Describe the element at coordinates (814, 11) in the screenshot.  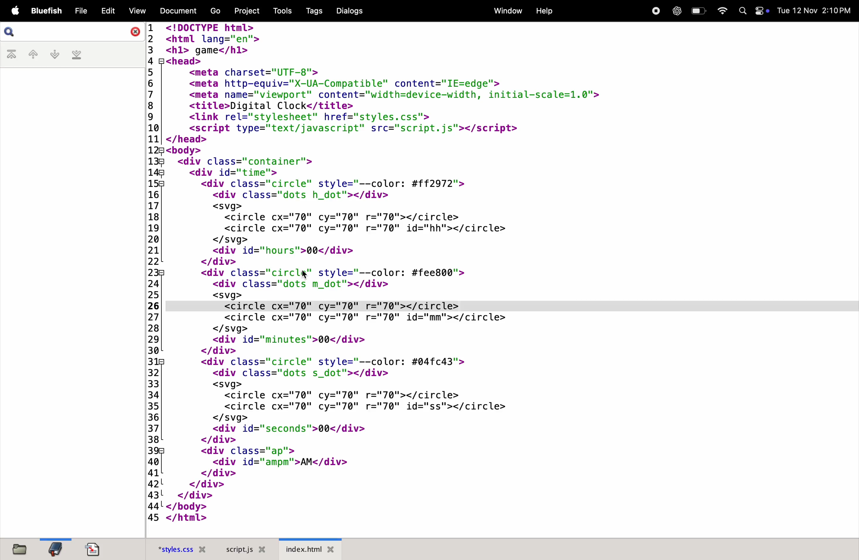
I see `date and time` at that location.